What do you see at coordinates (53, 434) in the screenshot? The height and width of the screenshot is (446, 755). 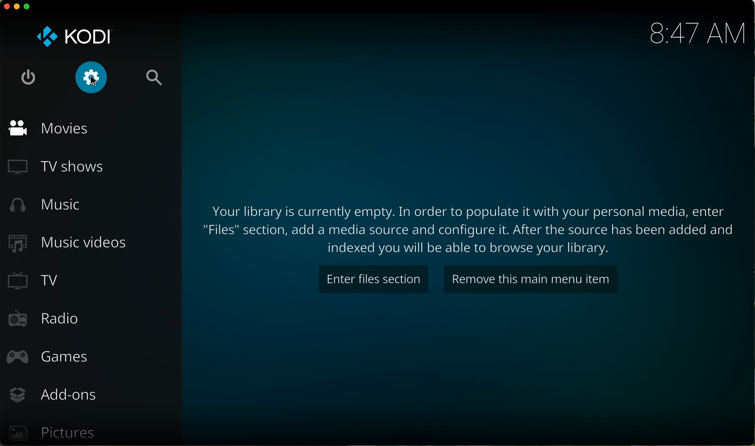 I see `pictures` at bounding box center [53, 434].